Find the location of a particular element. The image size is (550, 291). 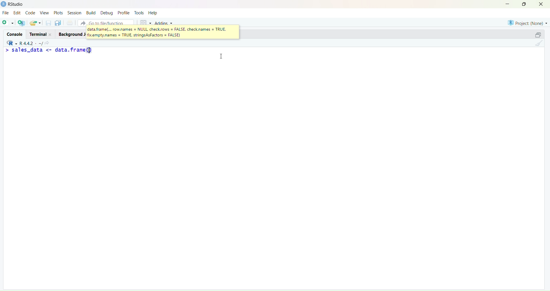

add multiple scripts is located at coordinates (22, 24).